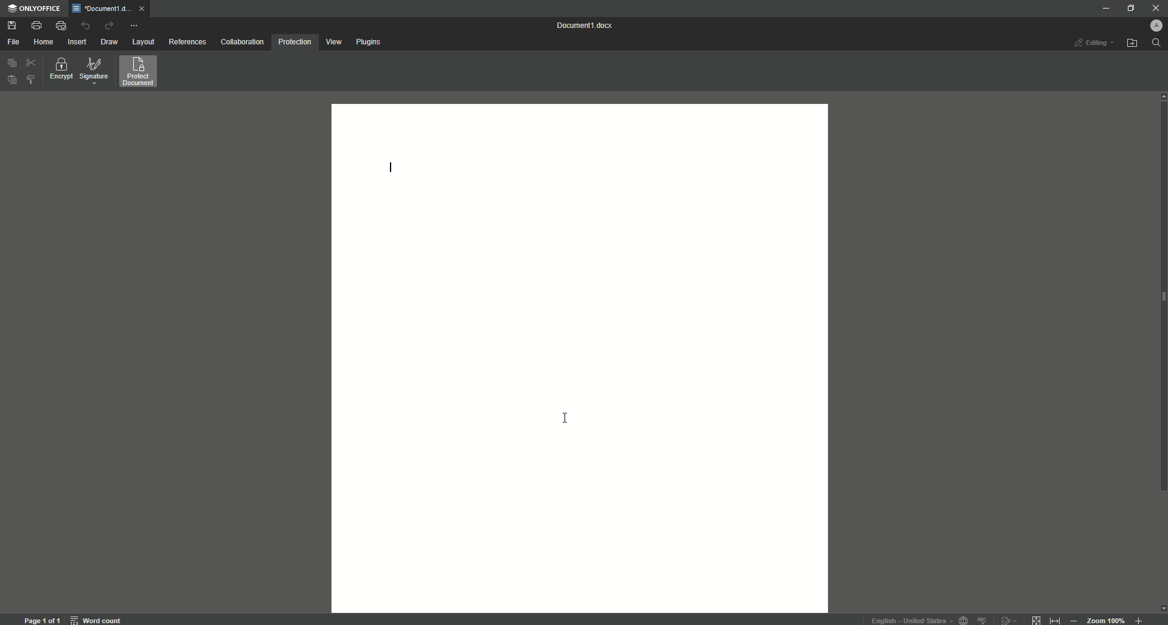 This screenshot has width=1168, height=625. Describe the element at coordinates (133, 25) in the screenshot. I see `More Actions` at that location.